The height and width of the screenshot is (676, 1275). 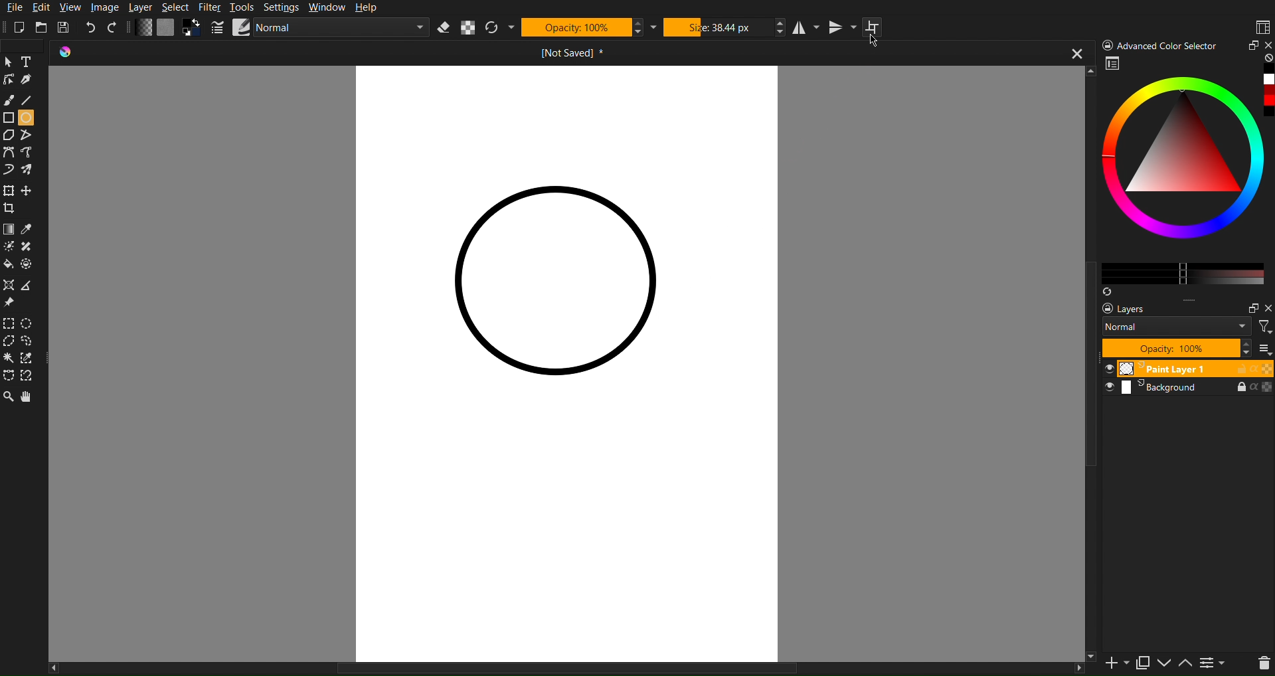 What do you see at coordinates (8, 248) in the screenshot?
I see `Brightness tool` at bounding box center [8, 248].